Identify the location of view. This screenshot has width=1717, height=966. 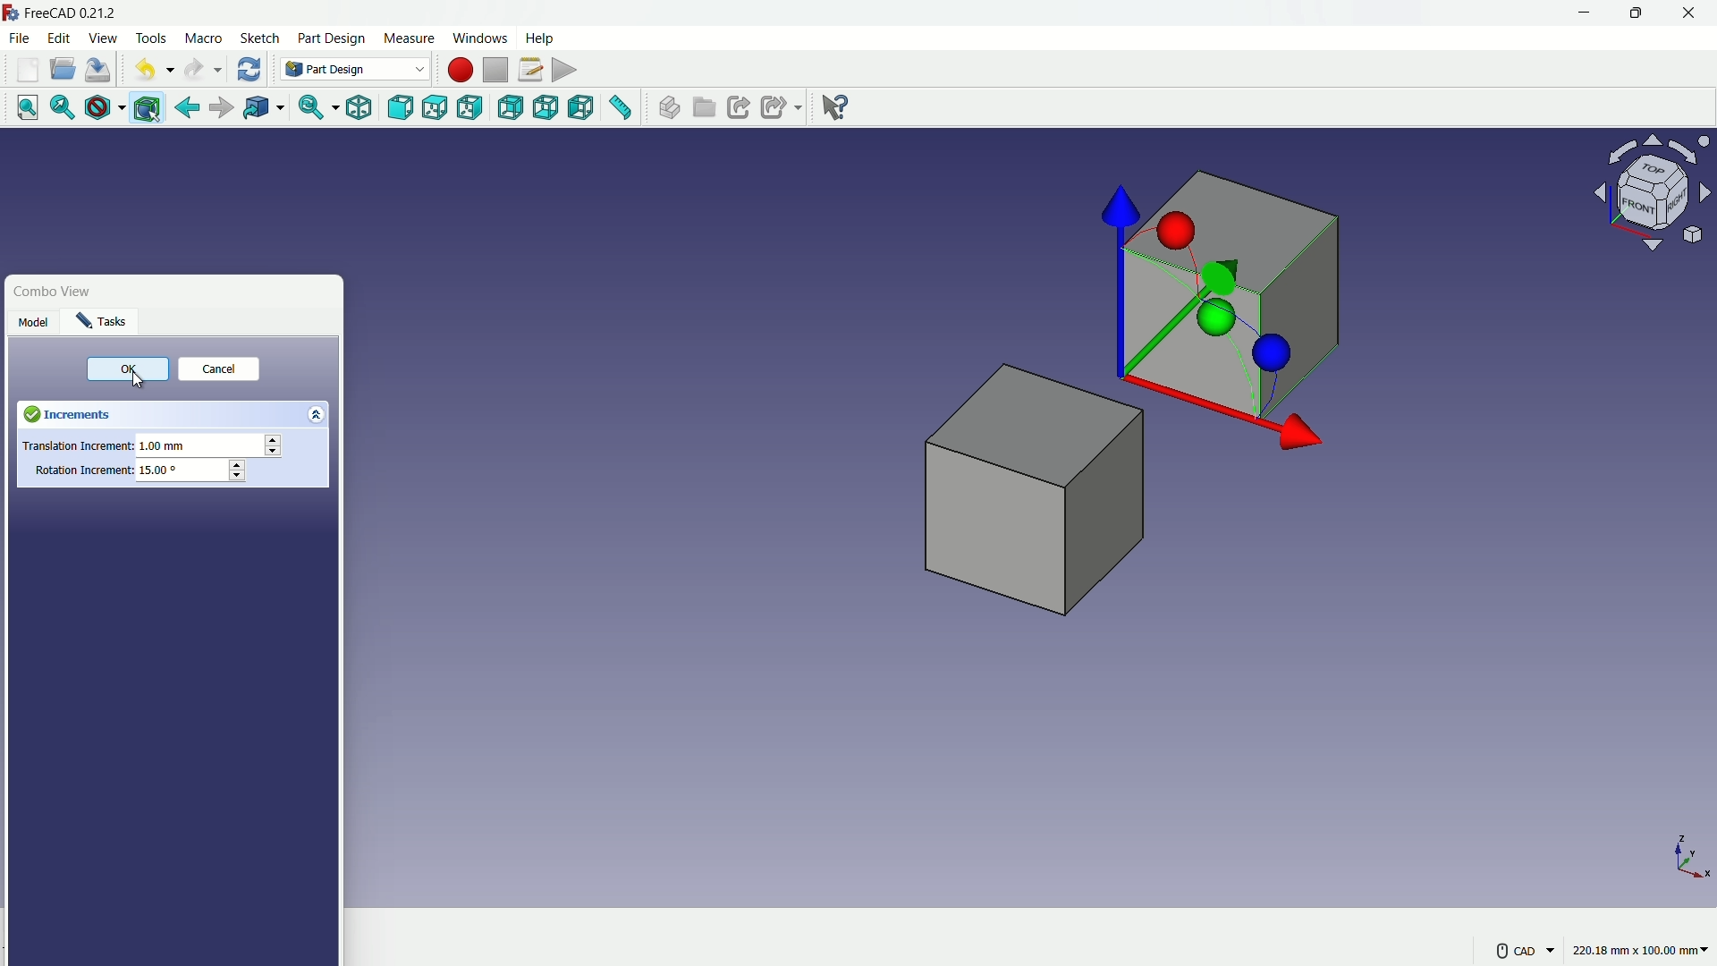
(102, 38).